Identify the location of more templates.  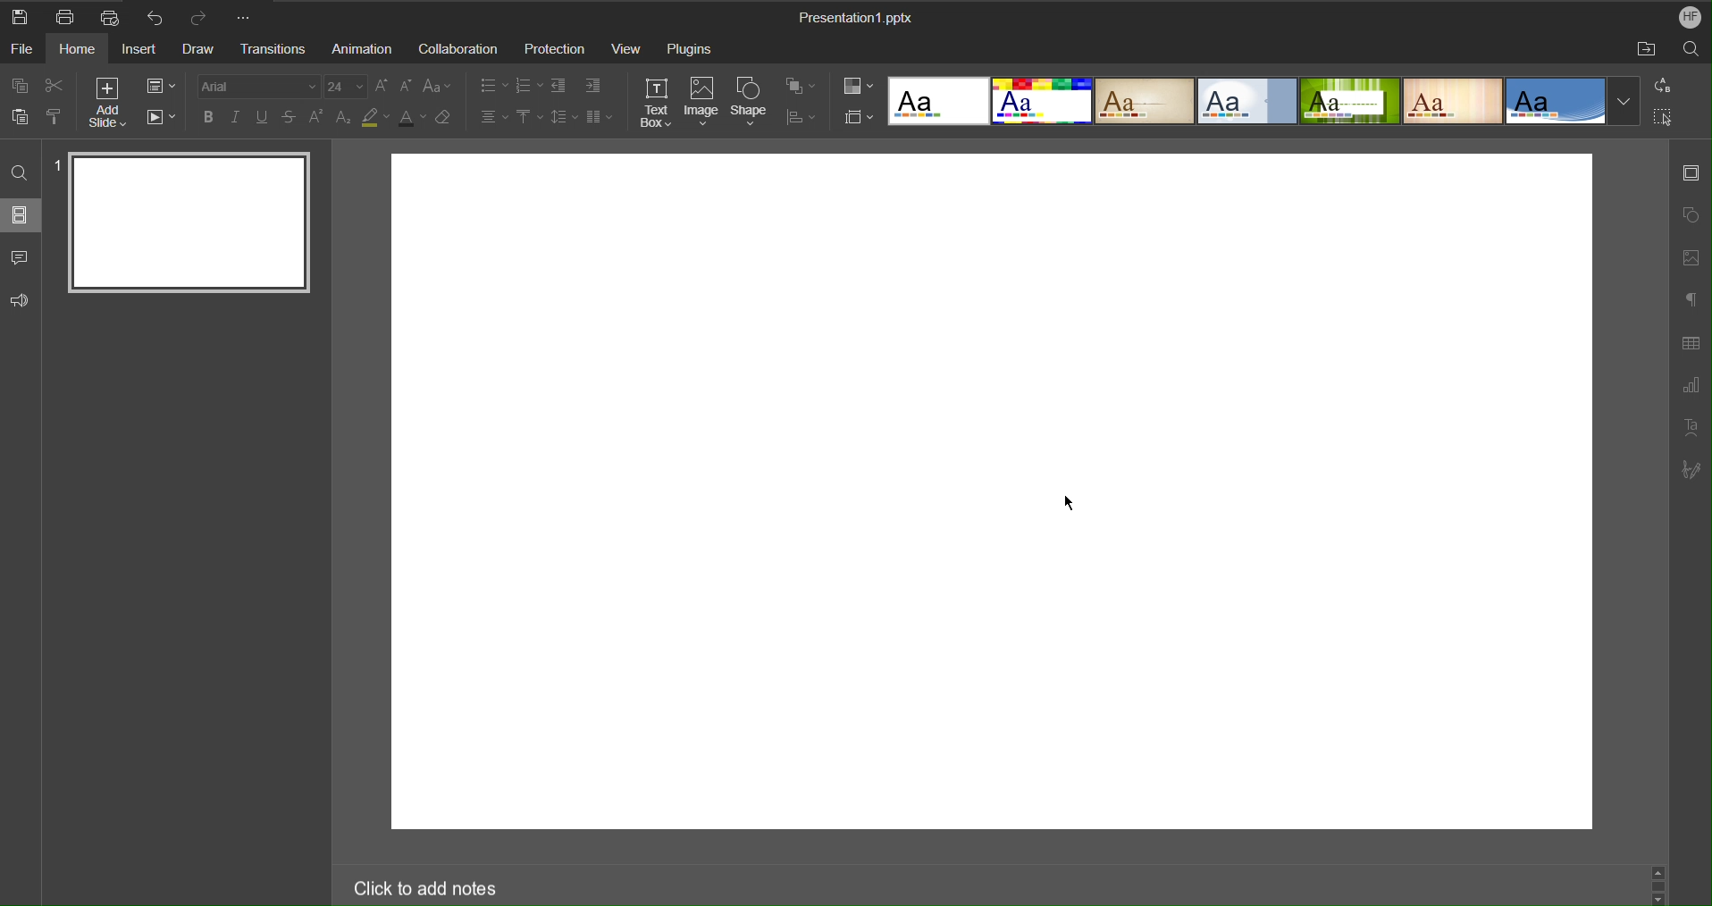
(1624, 103).